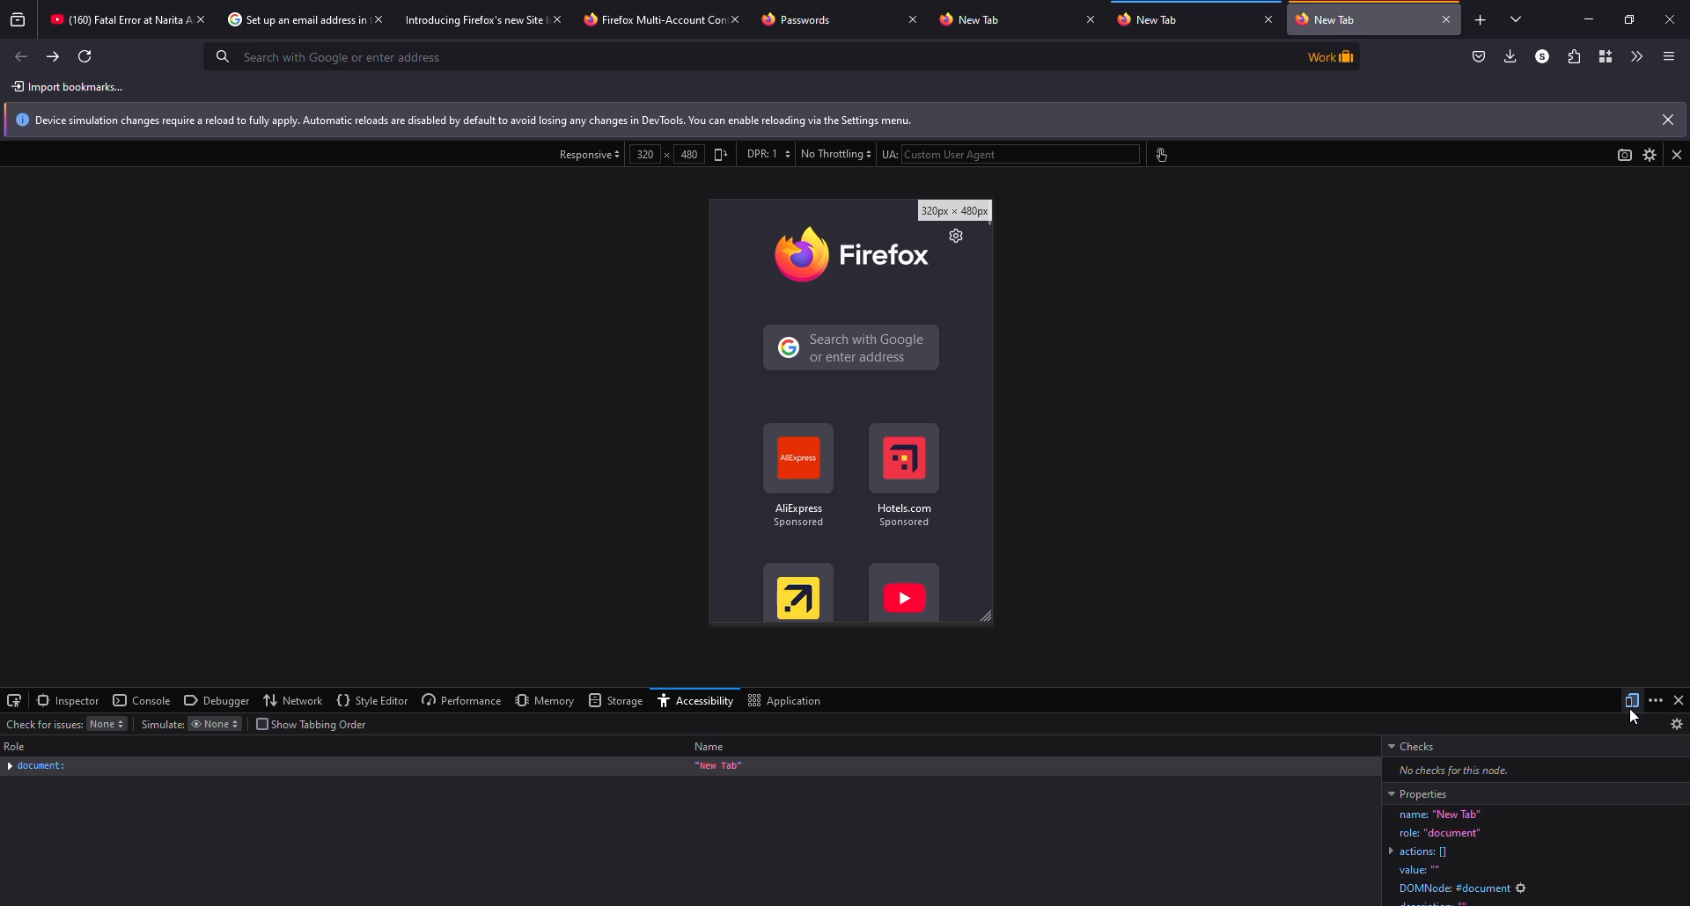 This screenshot has height=906, width=1690. What do you see at coordinates (373, 700) in the screenshot?
I see `style editor` at bounding box center [373, 700].